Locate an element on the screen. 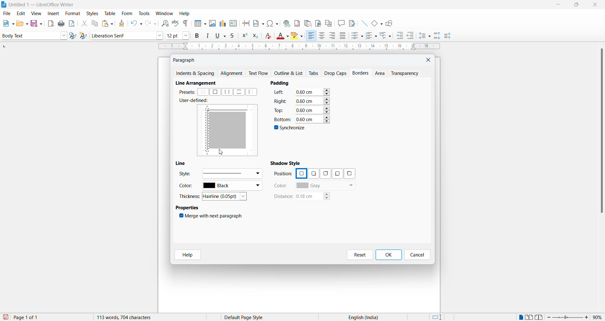 This screenshot has width=605, height=321. position is located at coordinates (283, 174).